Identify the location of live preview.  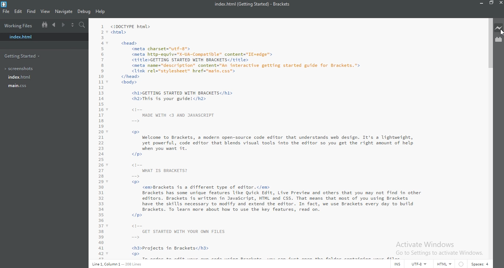
(498, 27).